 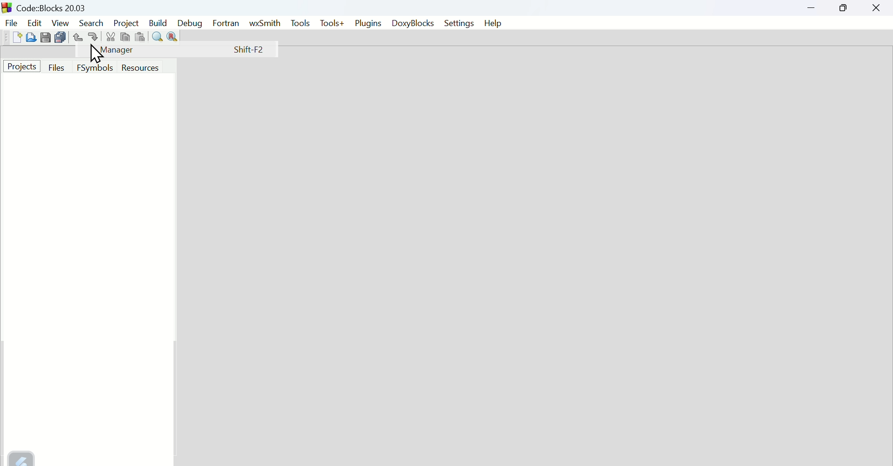 What do you see at coordinates (95, 53) in the screenshot?
I see `Cursor` at bounding box center [95, 53].